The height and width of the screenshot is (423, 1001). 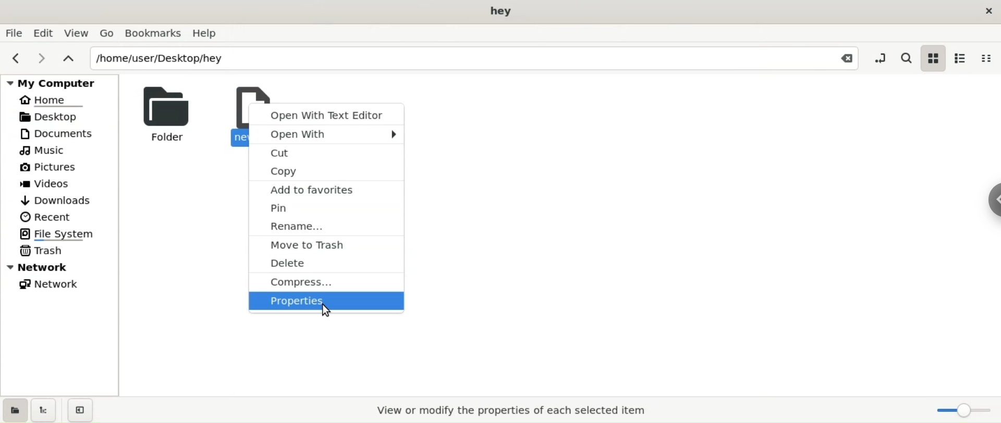 I want to click on cut, so click(x=328, y=151).